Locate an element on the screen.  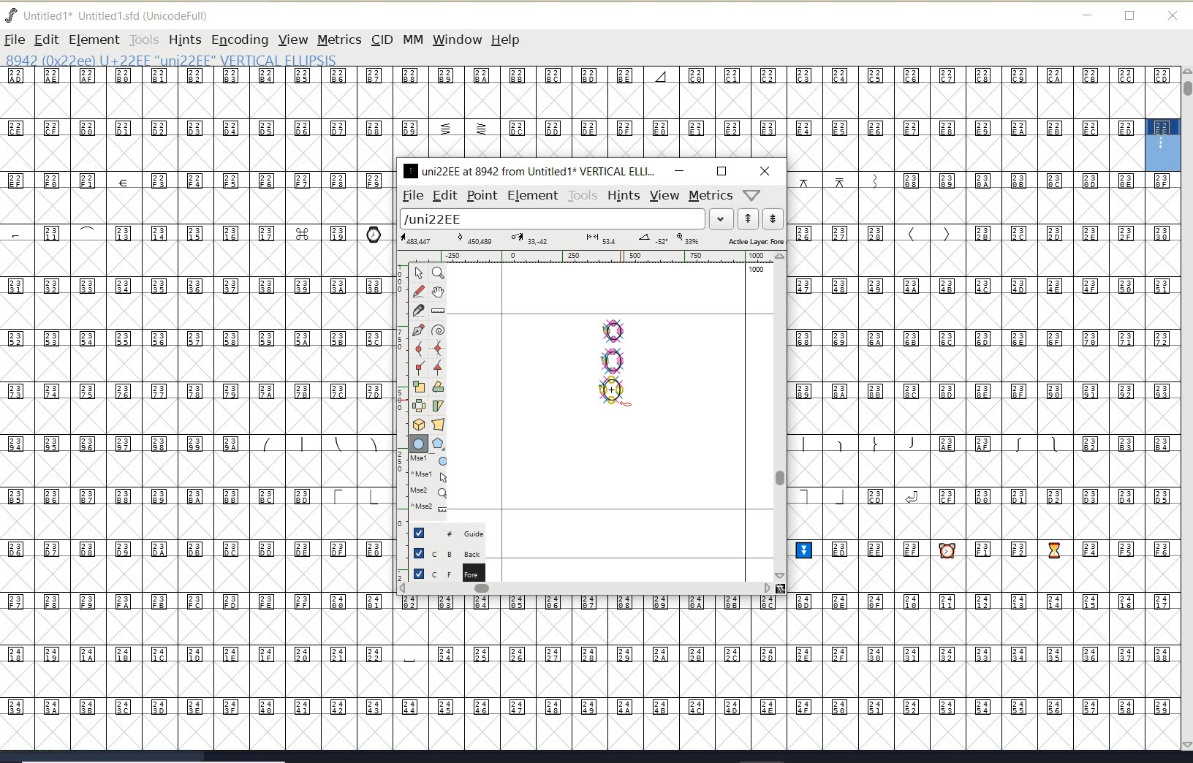
guide is located at coordinates (454, 531).